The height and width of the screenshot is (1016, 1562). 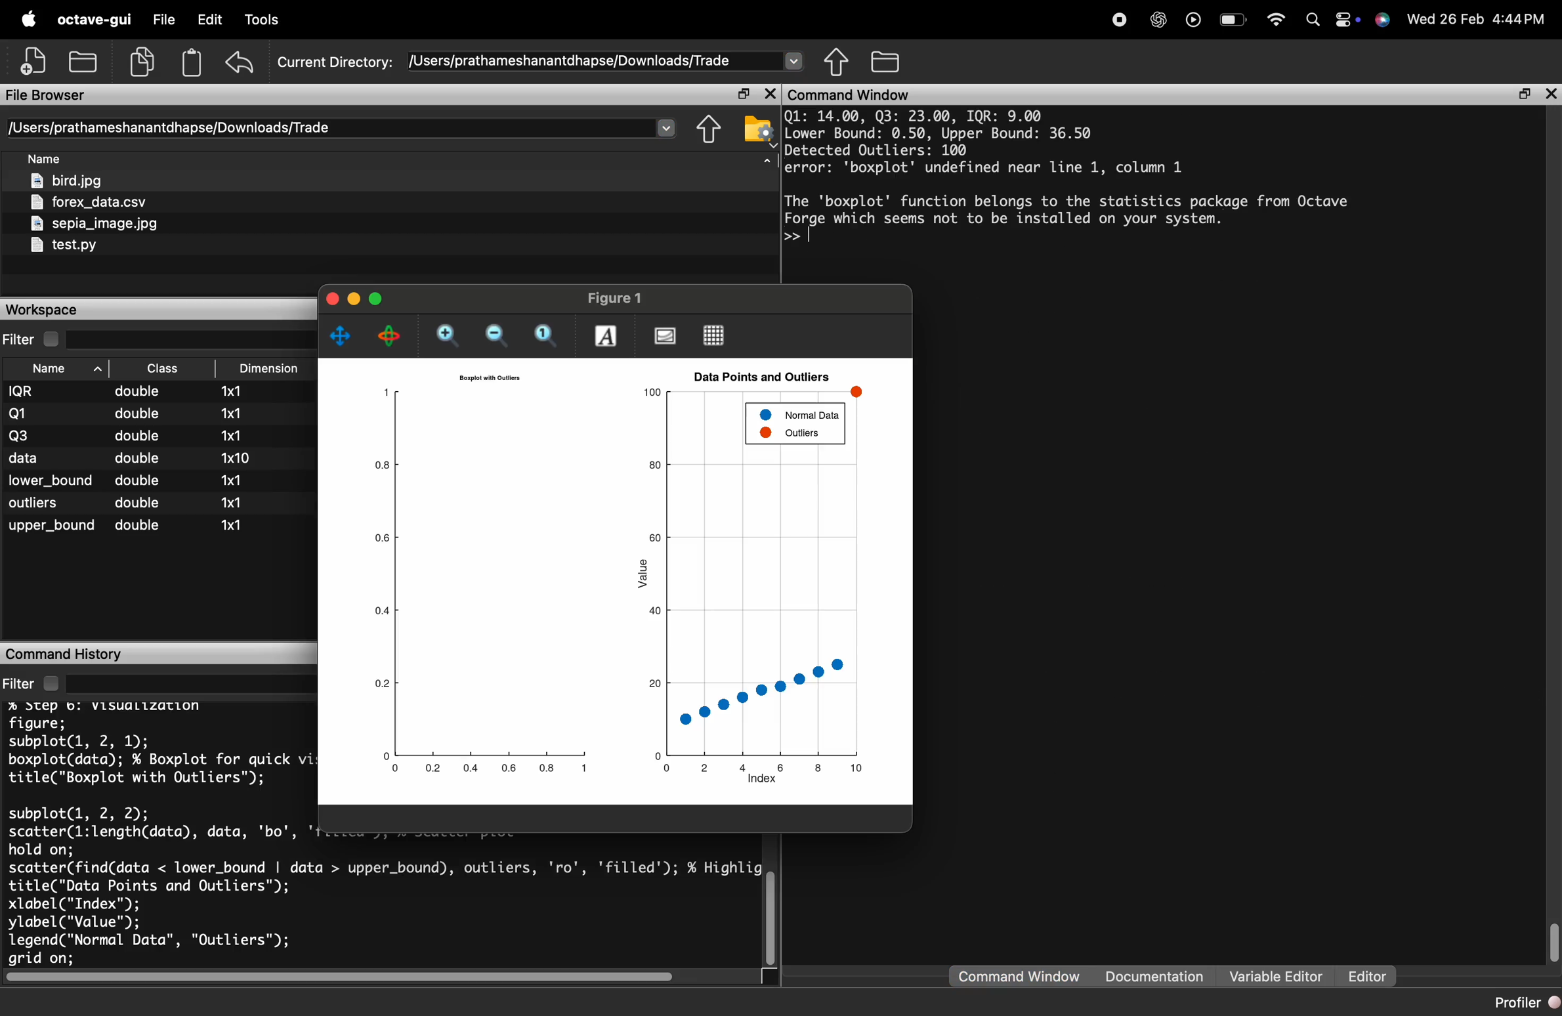 What do you see at coordinates (1383, 20) in the screenshot?
I see `support` at bounding box center [1383, 20].